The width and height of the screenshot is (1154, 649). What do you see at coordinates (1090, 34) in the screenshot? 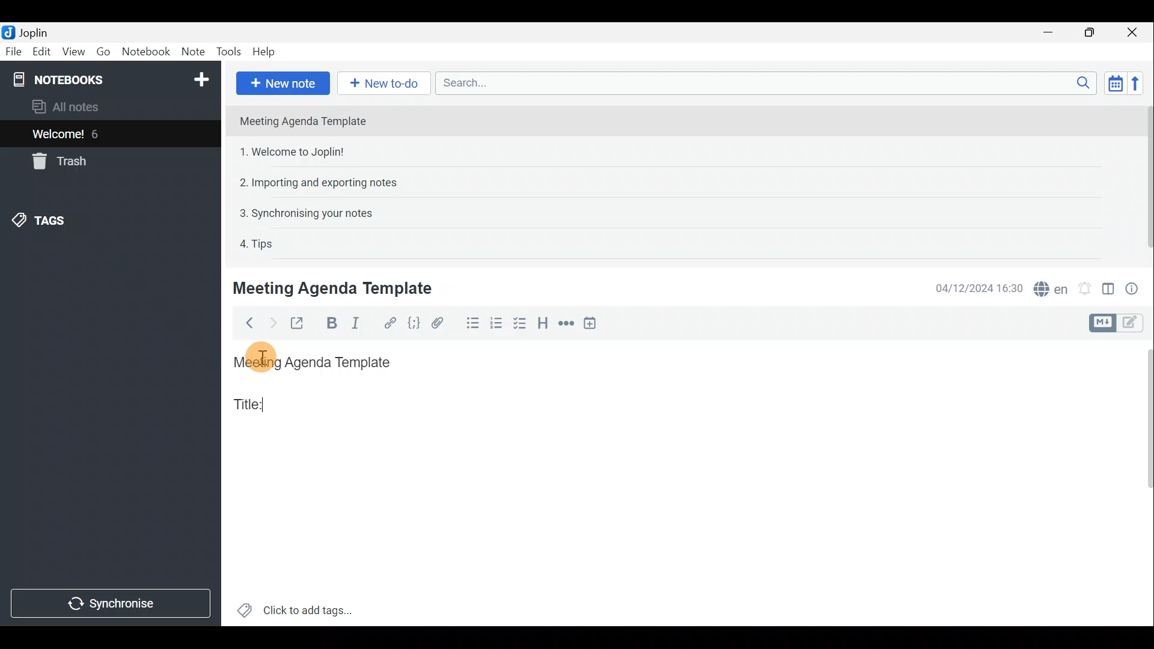
I see `Maximise` at bounding box center [1090, 34].